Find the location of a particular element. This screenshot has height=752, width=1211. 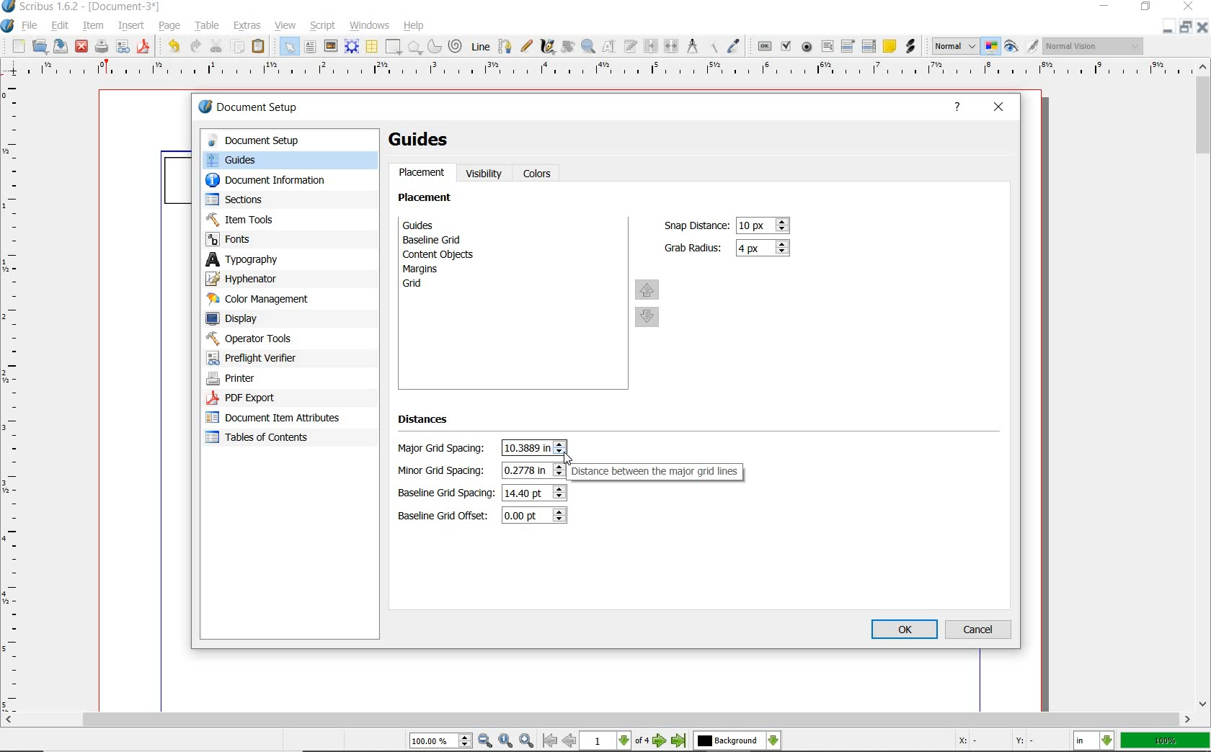

Baseline Grid Offset: is located at coordinates (445, 516).